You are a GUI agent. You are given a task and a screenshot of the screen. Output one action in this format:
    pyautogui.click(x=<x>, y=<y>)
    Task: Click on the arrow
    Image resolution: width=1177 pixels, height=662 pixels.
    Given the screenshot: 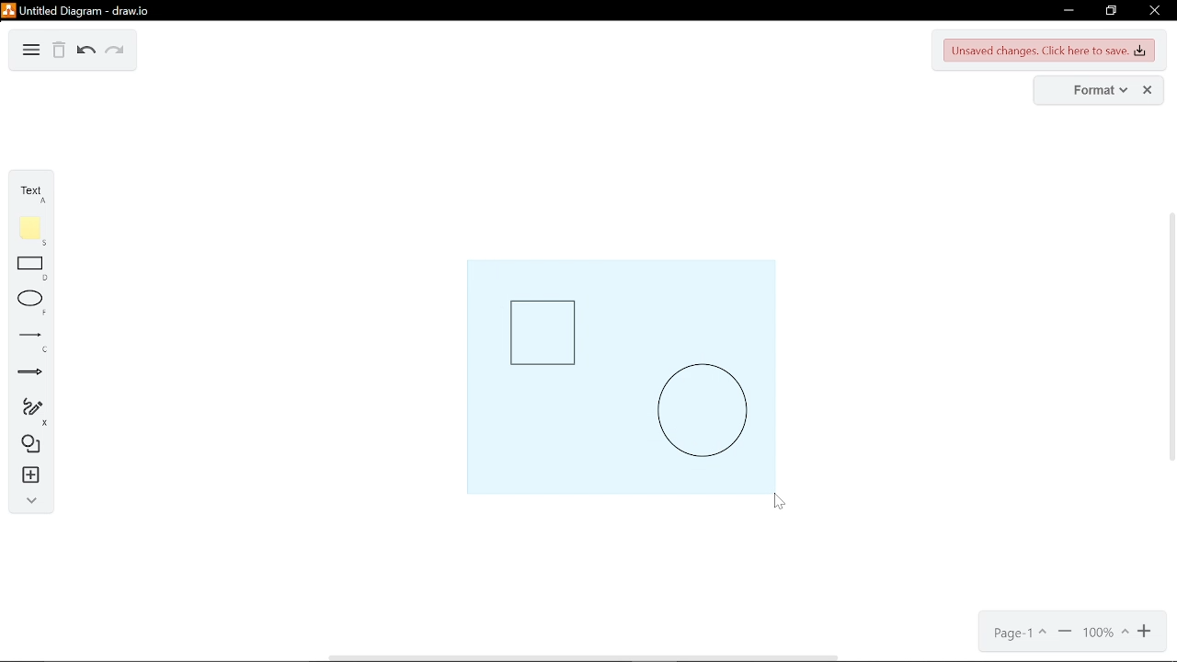 What is the action you would take?
    pyautogui.click(x=25, y=375)
    